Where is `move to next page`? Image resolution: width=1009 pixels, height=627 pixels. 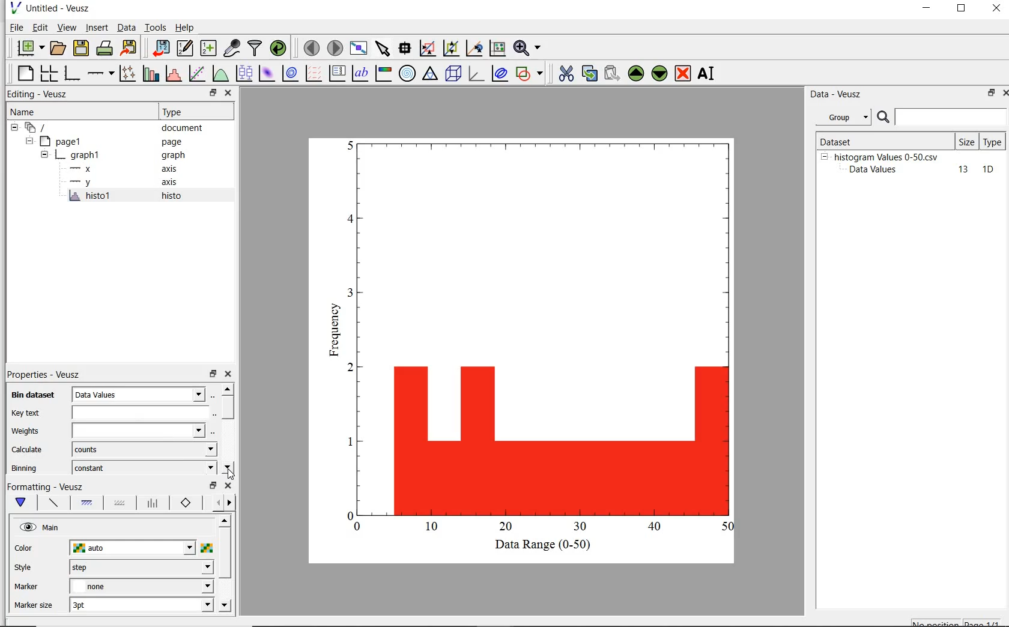
move to next page is located at coordinates (336, 47).